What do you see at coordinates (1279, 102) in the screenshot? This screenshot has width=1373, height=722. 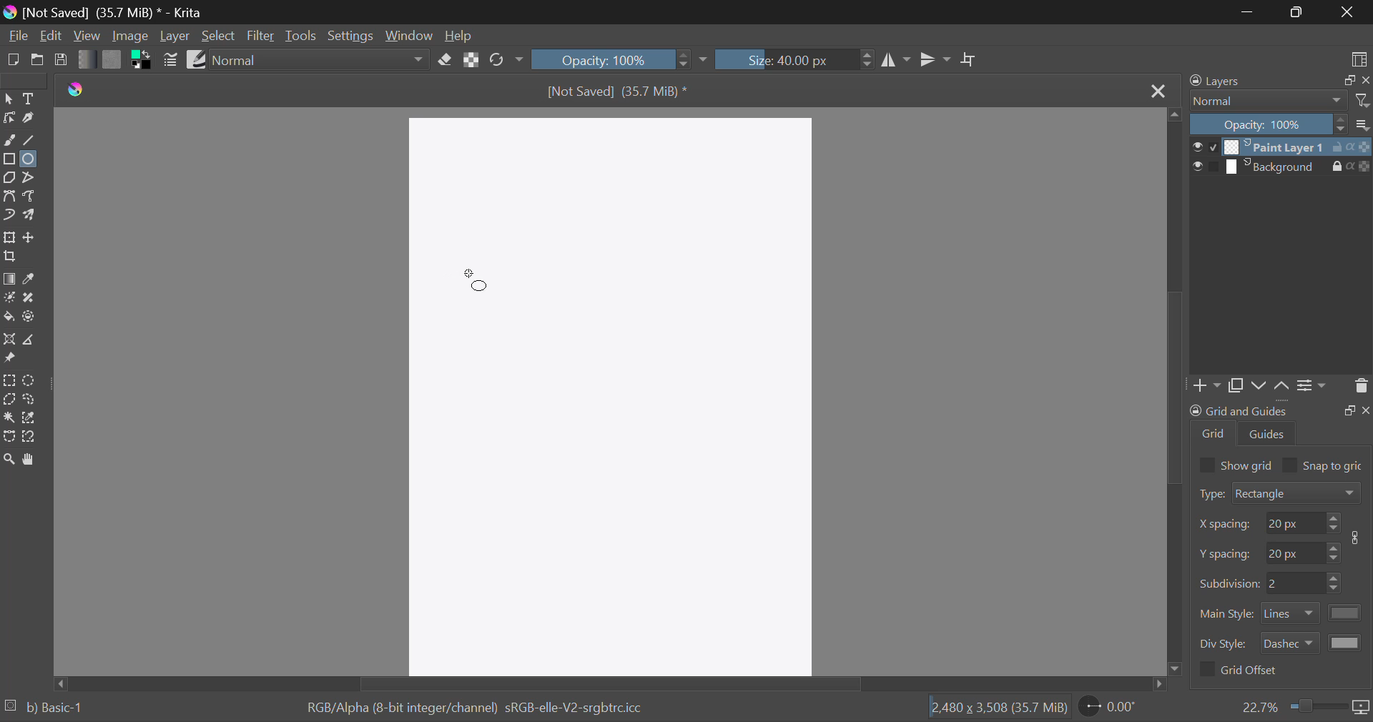 I see `Blending Modes` at bounding box center [1279, 102].